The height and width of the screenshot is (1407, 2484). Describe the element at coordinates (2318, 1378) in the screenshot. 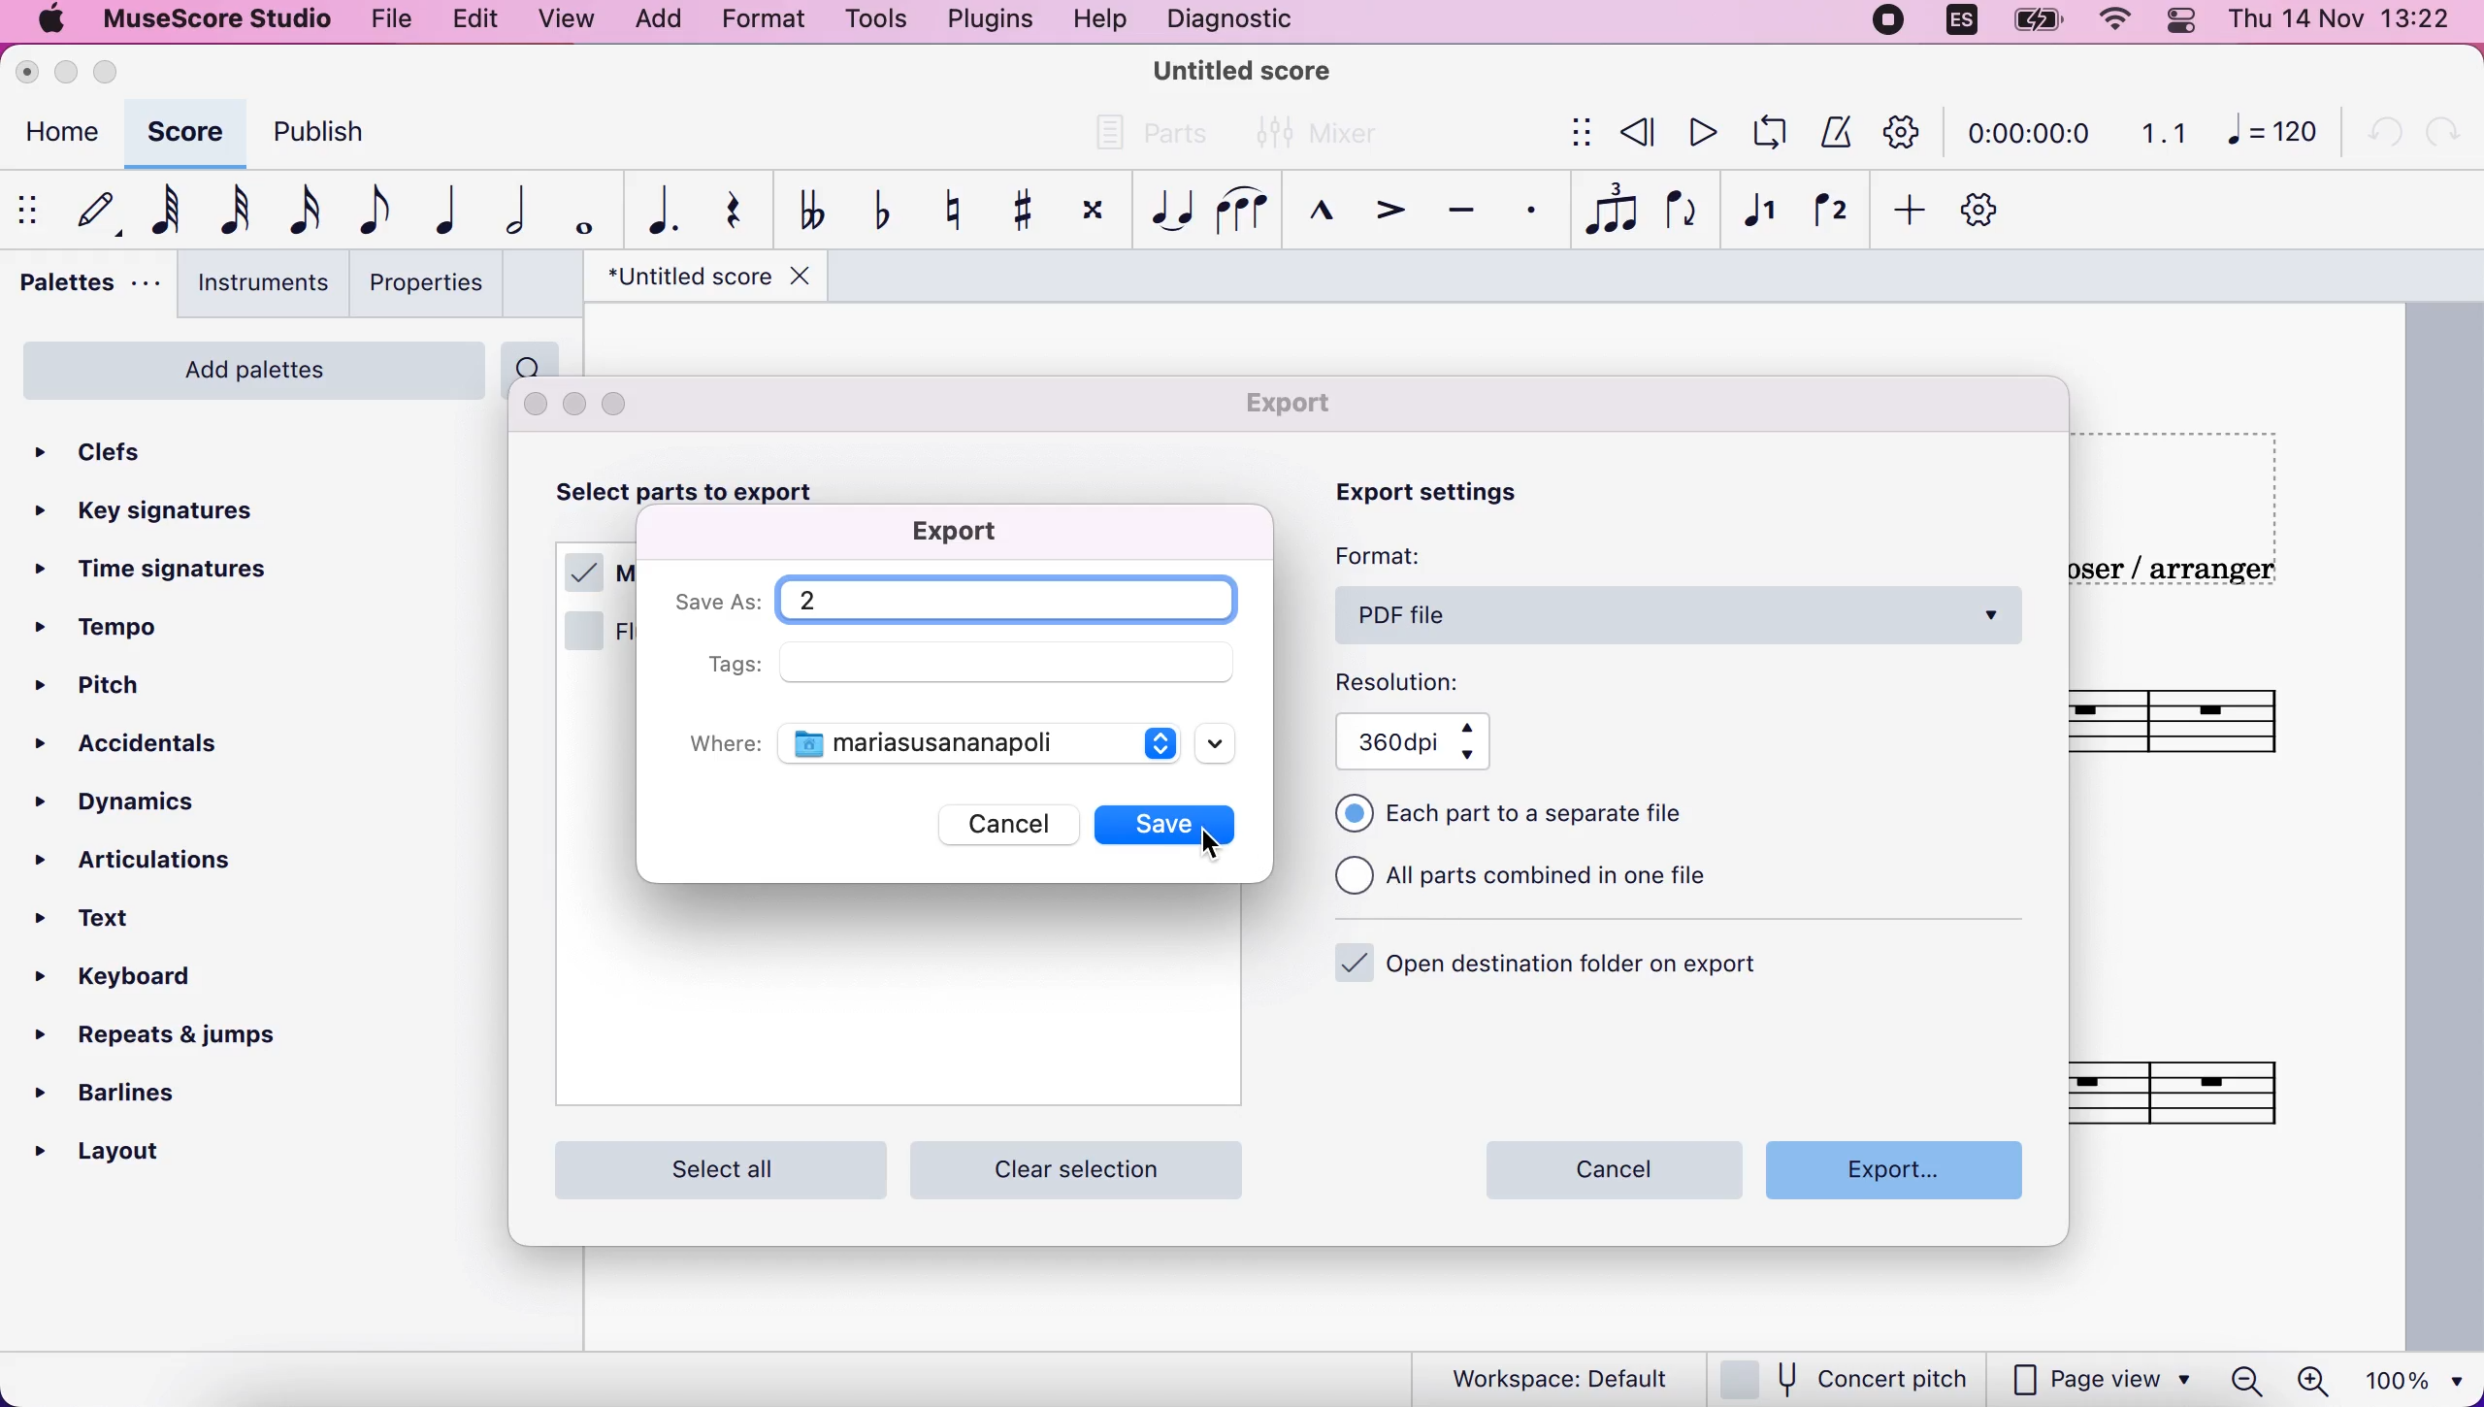

I see `zoom in` at that location.